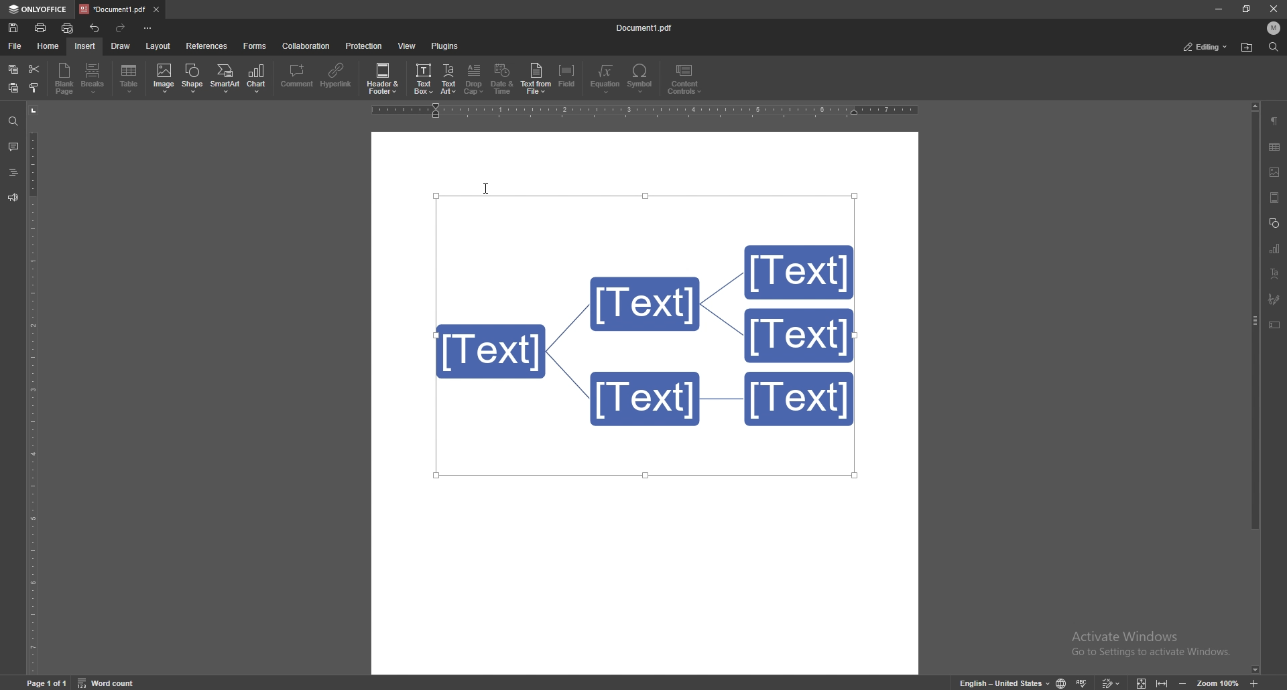 This screenshot has height=690, width=1287. Describe the element at coordinates (17, 46) in the screenshot. I see `file` at that location.